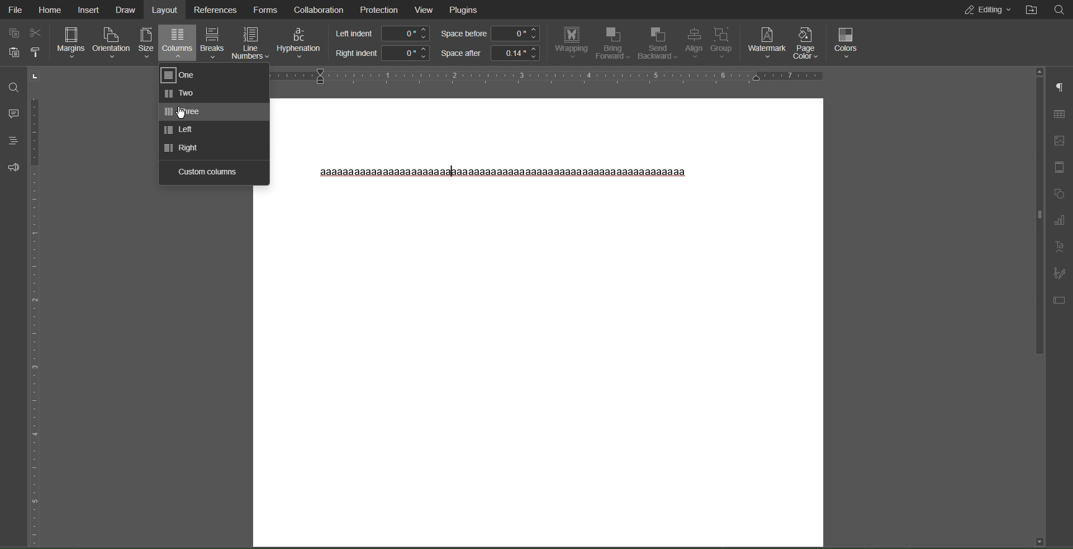 This screenshot has width=1073, height=549. I want to click on Feedback and Support, so click(11, 167).